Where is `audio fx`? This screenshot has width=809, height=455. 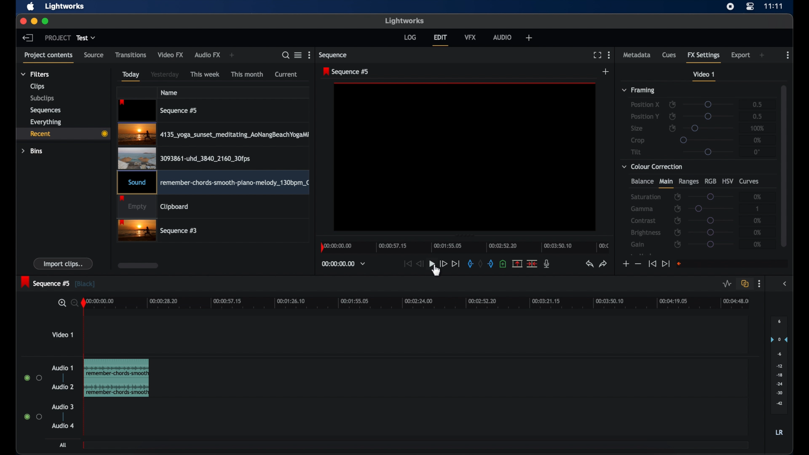
audio fx is located at coordinates (208, 55).